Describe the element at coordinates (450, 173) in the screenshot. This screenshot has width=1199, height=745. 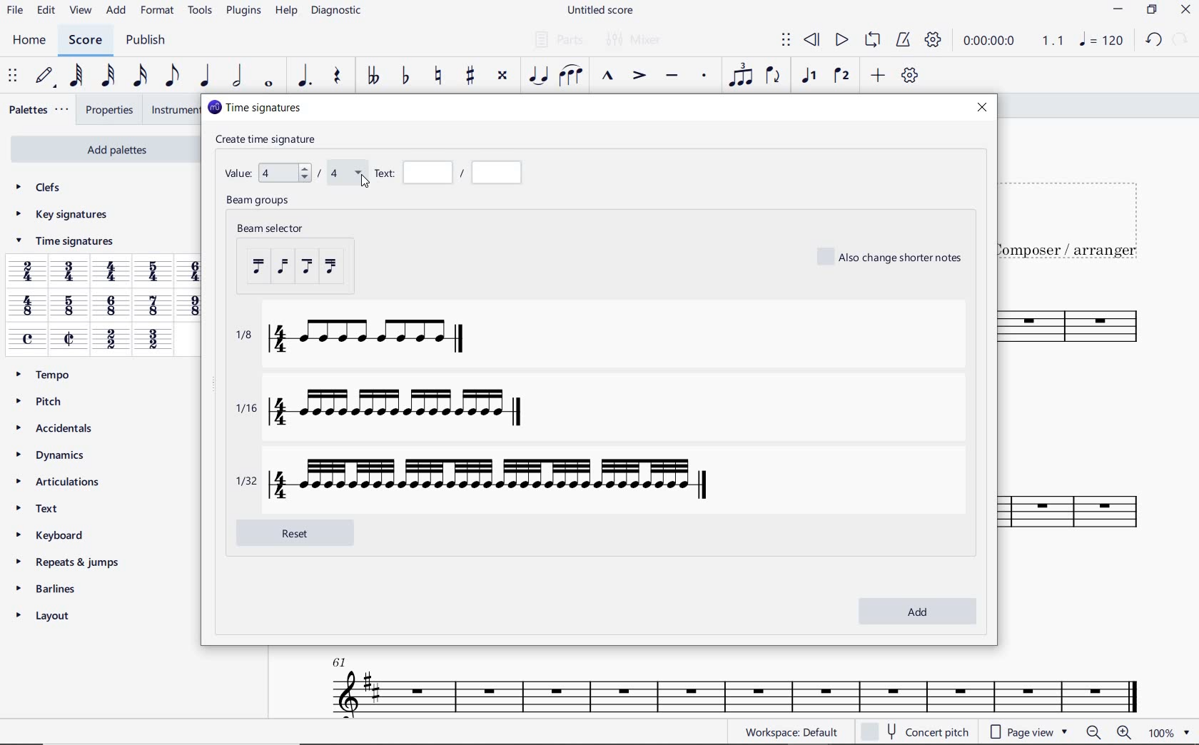
I see `Text` at that location.